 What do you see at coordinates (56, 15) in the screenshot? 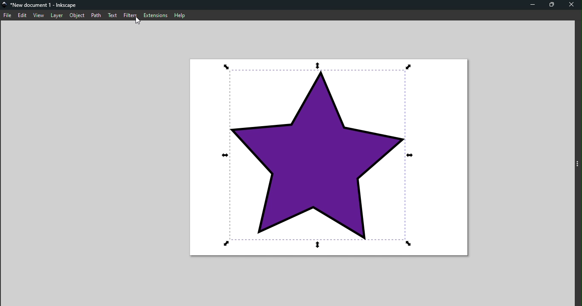
I see `Layer` at bounding box center [56, 15].